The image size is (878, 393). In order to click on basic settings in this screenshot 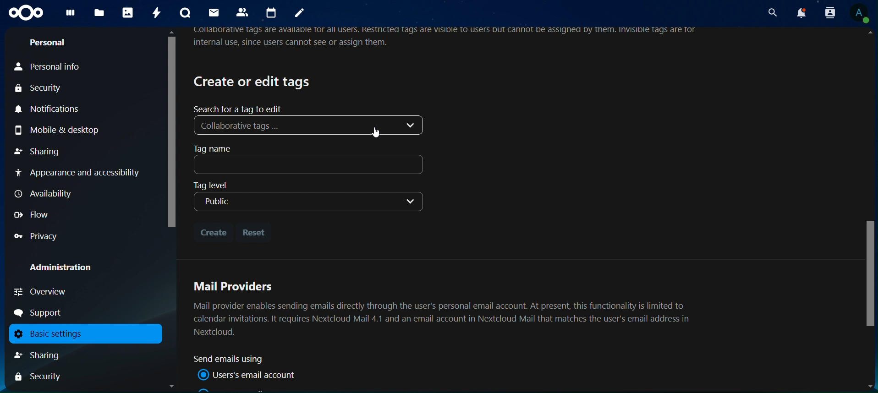, I will do `click(82, 334)`.